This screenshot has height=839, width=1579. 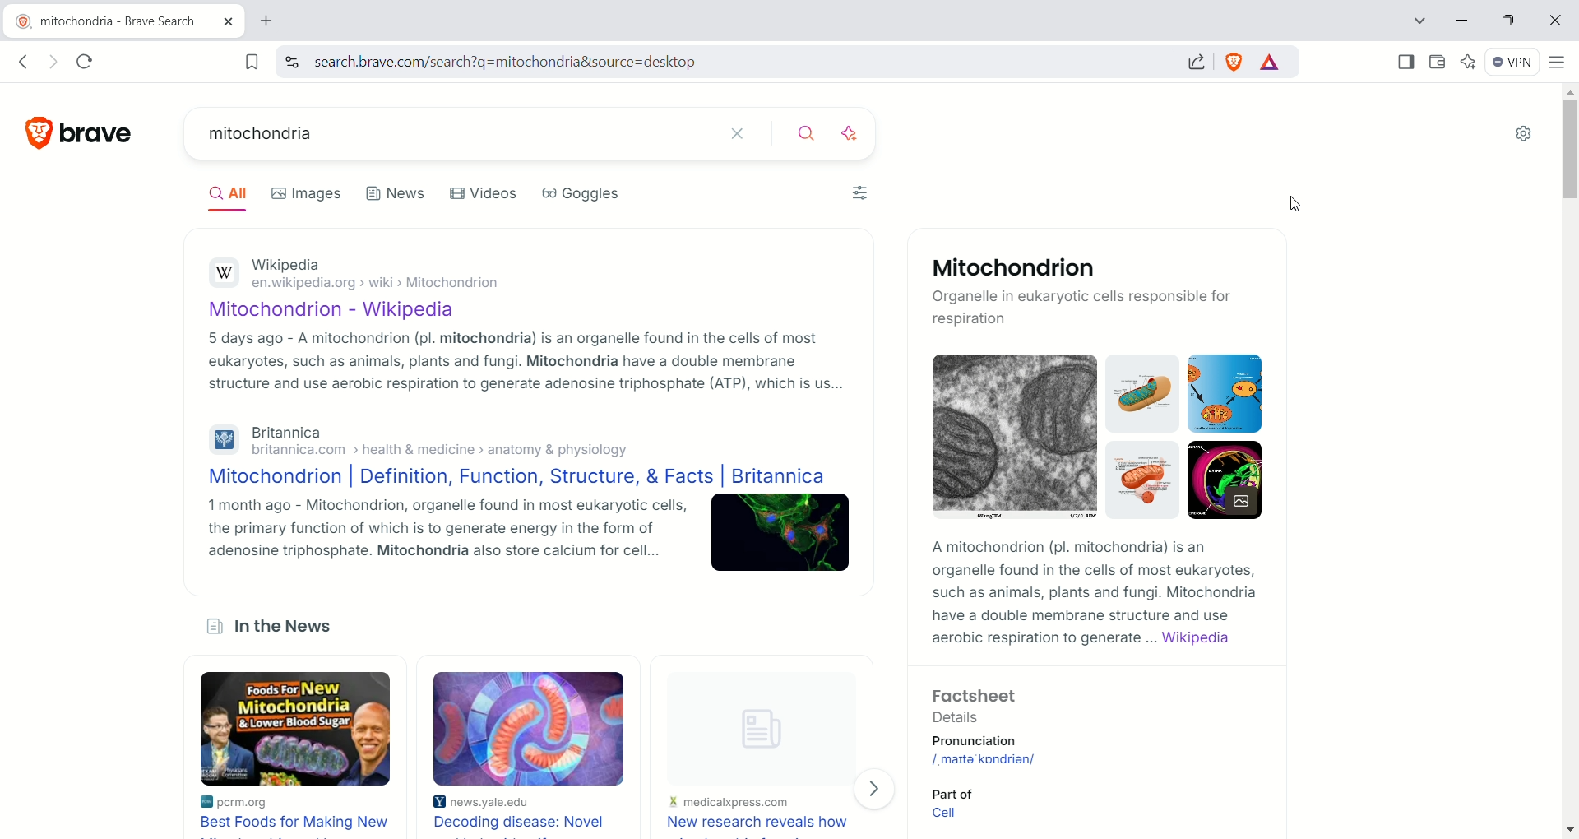 I want to click on brave, so click(x=100, y=135).